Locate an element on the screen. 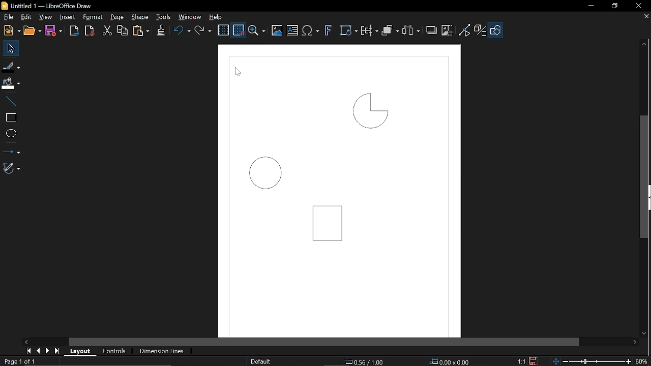 Image resolution: width=651 pixels, height=366 pixels. Open is located at coordinates (32, 31).